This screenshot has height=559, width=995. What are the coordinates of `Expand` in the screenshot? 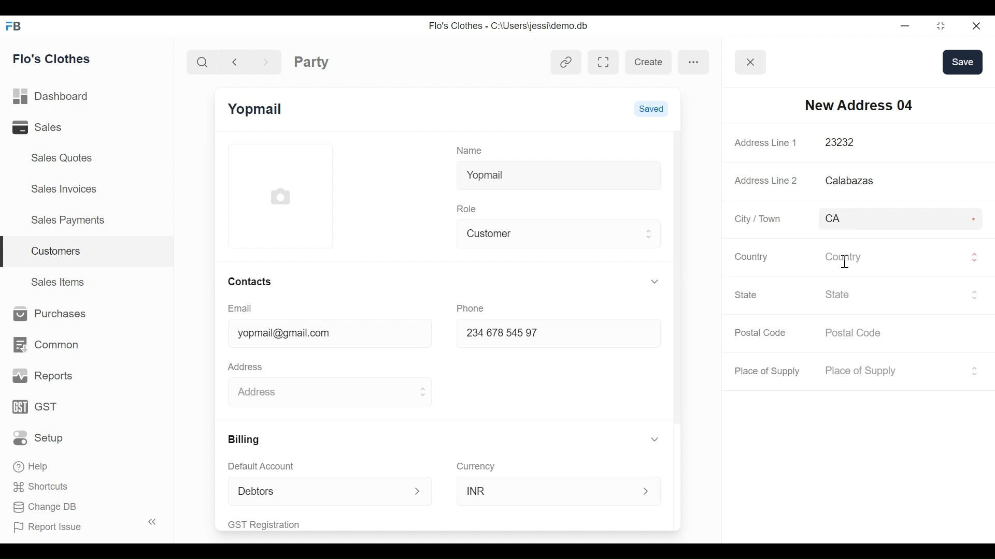 It's located at (422, 392).